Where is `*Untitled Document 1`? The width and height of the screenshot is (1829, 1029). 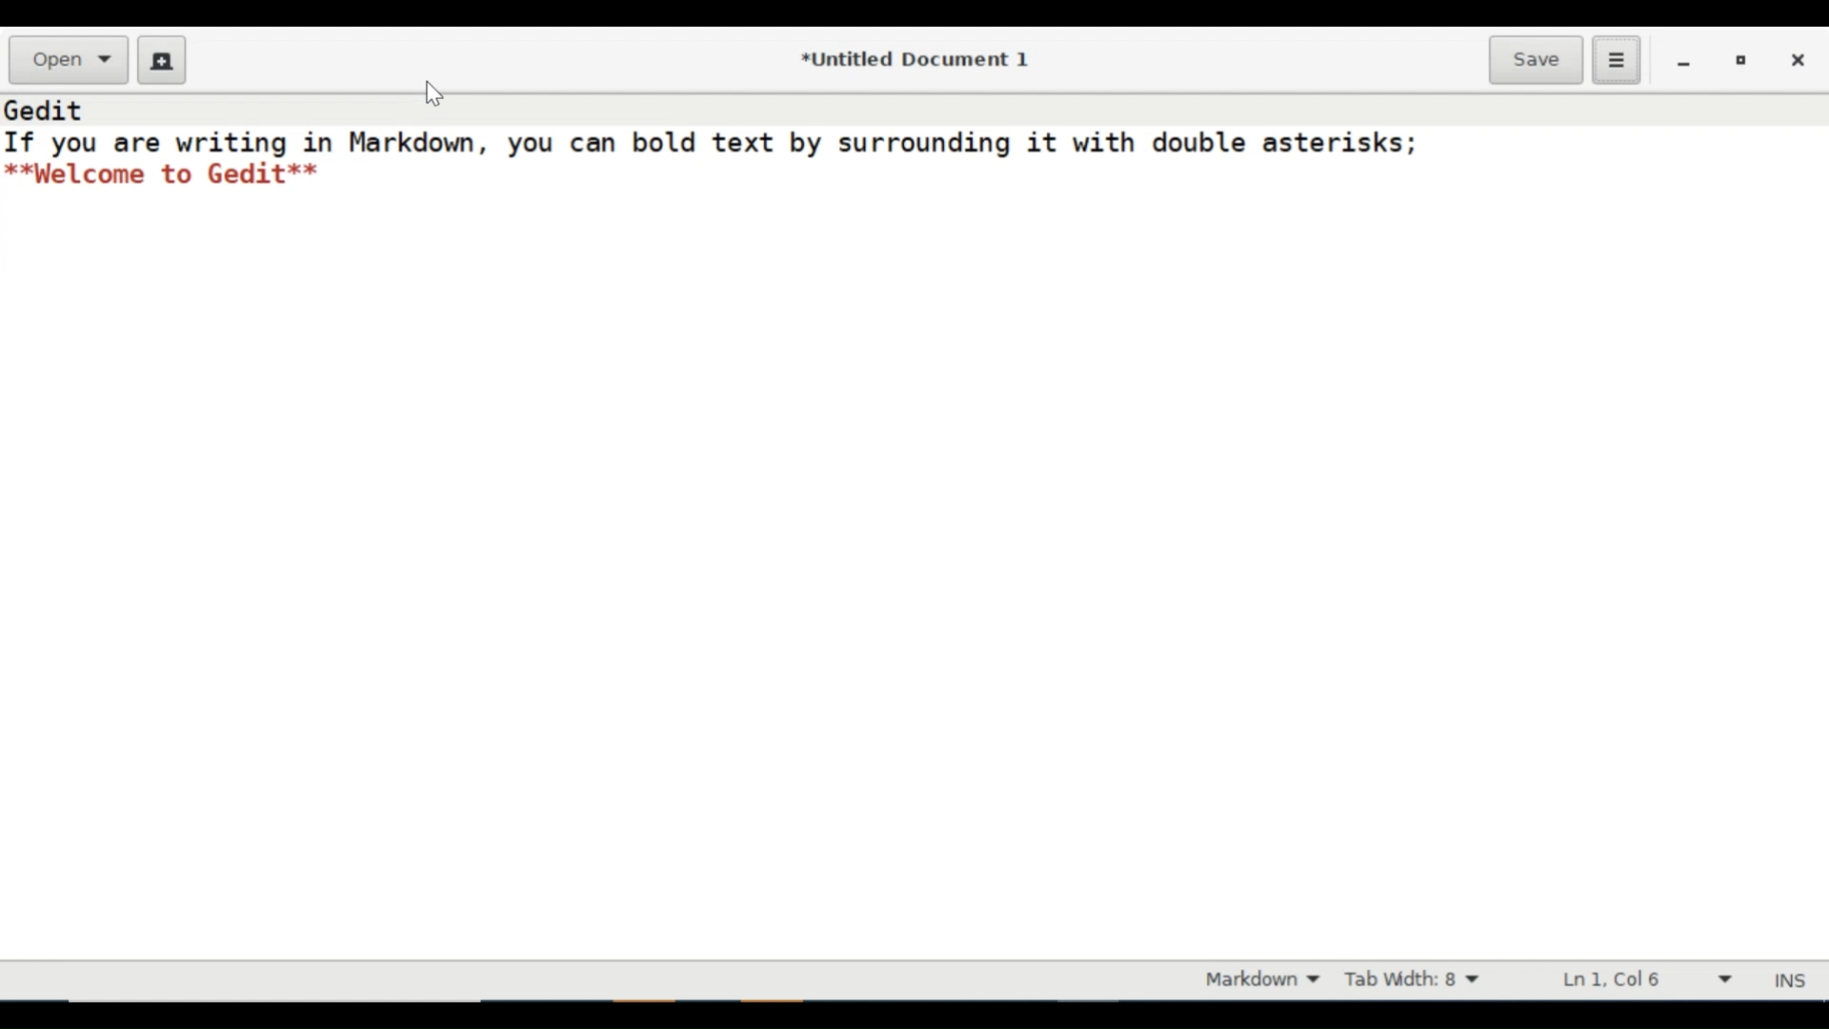 *Untitled Document 1 is located at coordinates (916, 59).